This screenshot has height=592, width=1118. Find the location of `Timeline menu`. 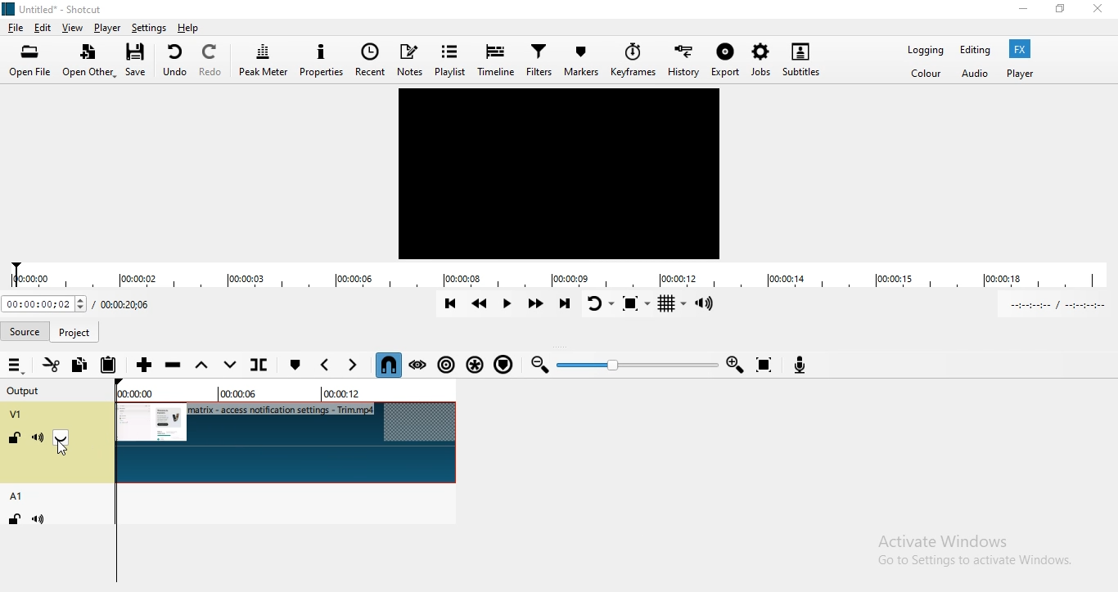

Timeline menu is located at coordinates (16, 366).